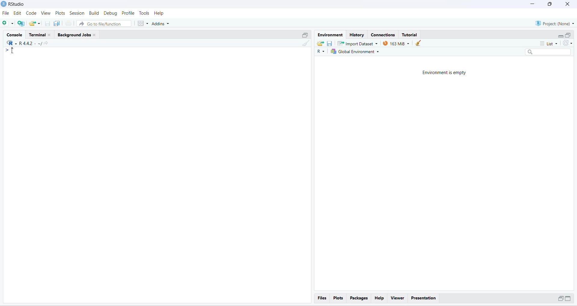 This screenshot has width=577, height=306. What do you see at coordinates (555, 23) in the screenshot?
I see `Project: (None)` at bounding box center [555, 23].